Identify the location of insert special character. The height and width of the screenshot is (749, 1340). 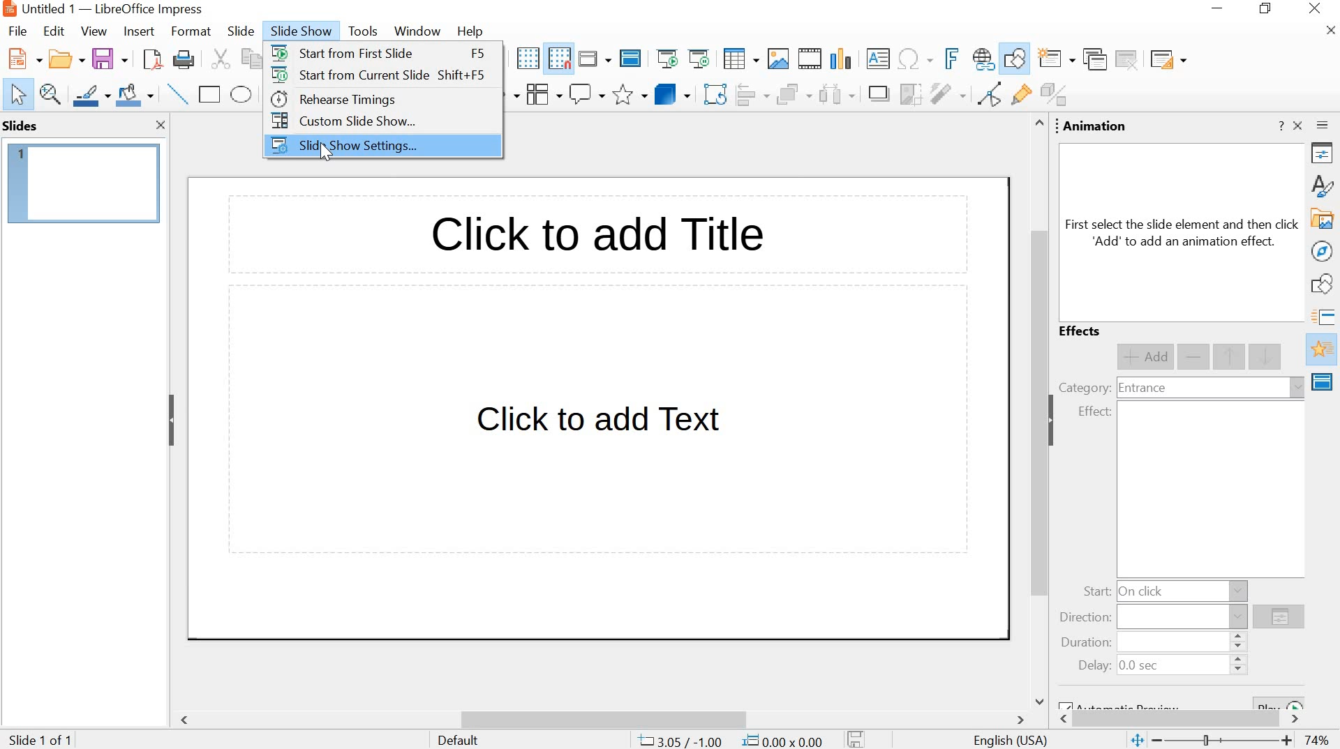
(914, 59).